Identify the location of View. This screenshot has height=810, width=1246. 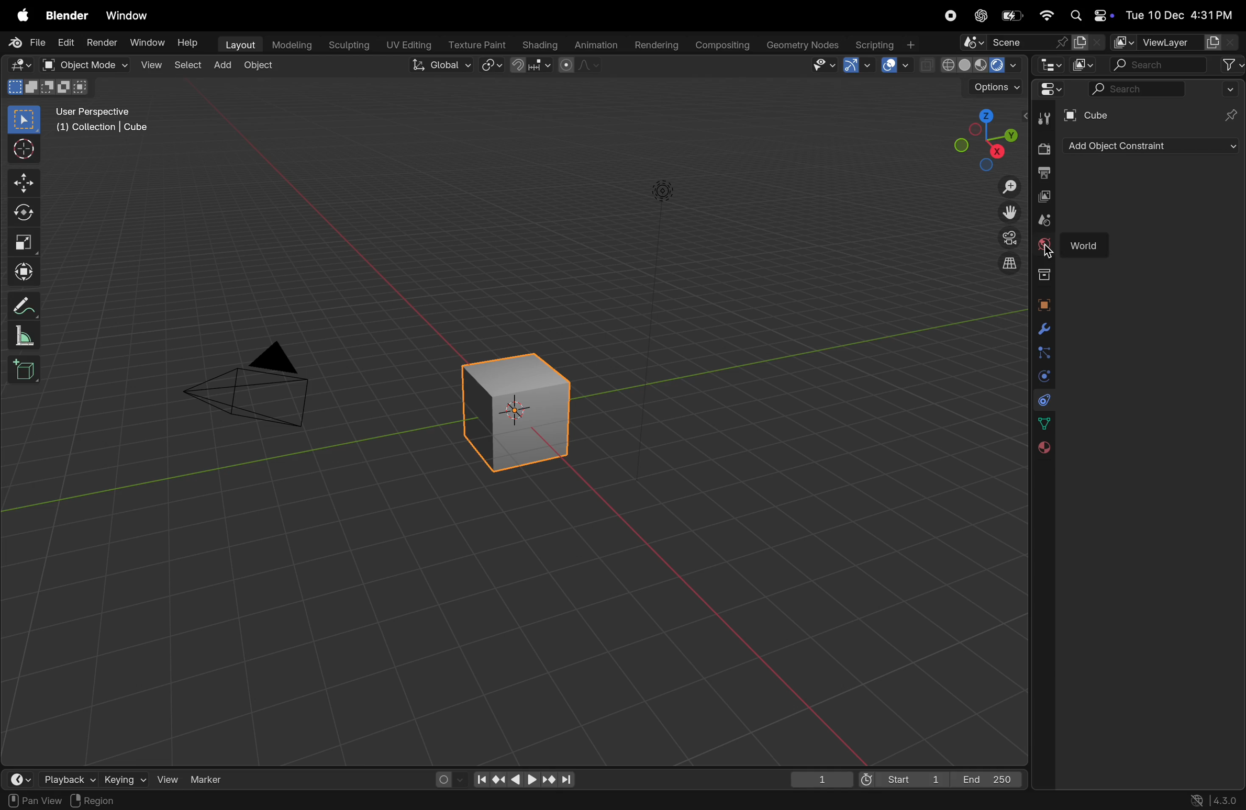
(149, 65).